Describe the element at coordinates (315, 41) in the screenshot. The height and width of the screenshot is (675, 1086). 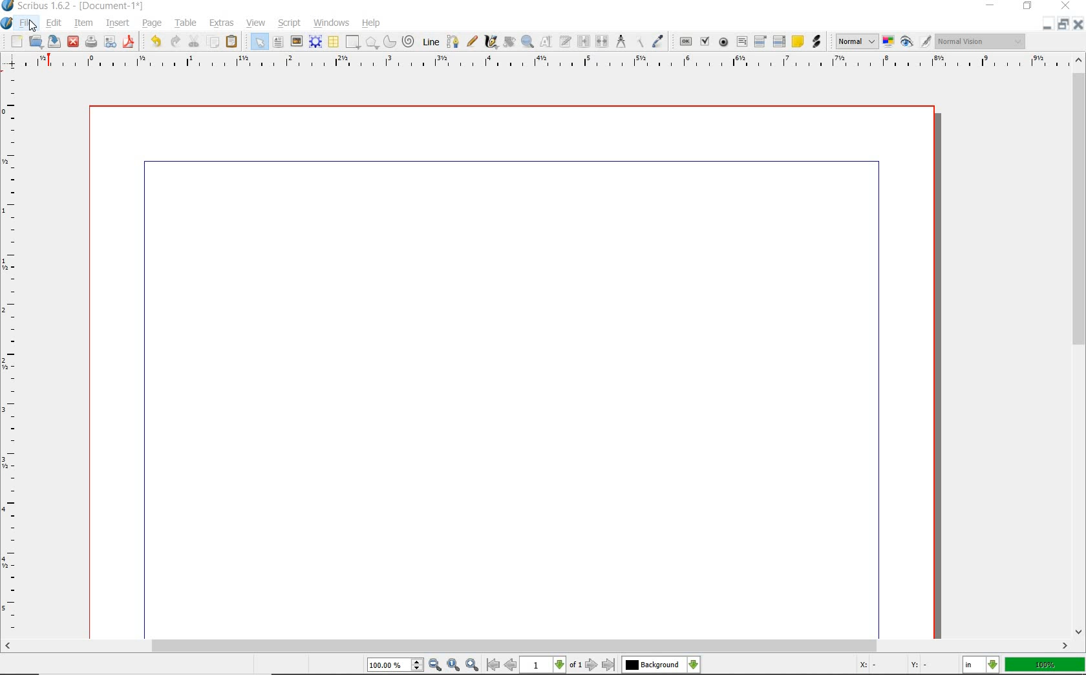
I see `render frame` at that location.